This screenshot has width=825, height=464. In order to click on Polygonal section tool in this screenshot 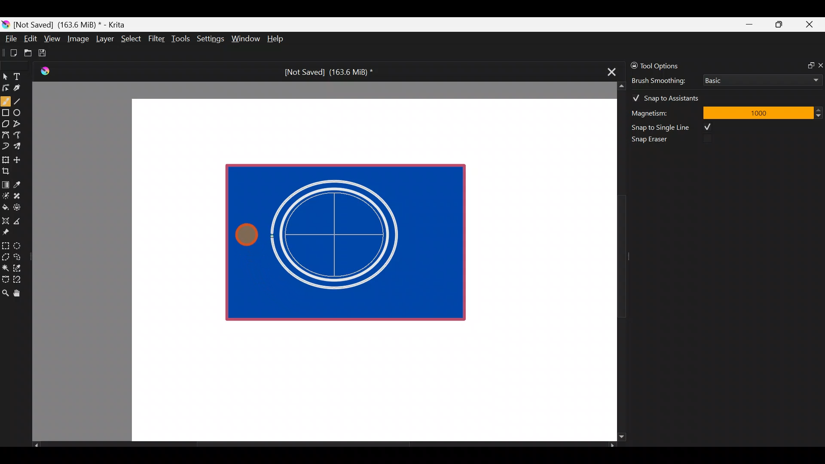, I will do `click(5, 255)`.